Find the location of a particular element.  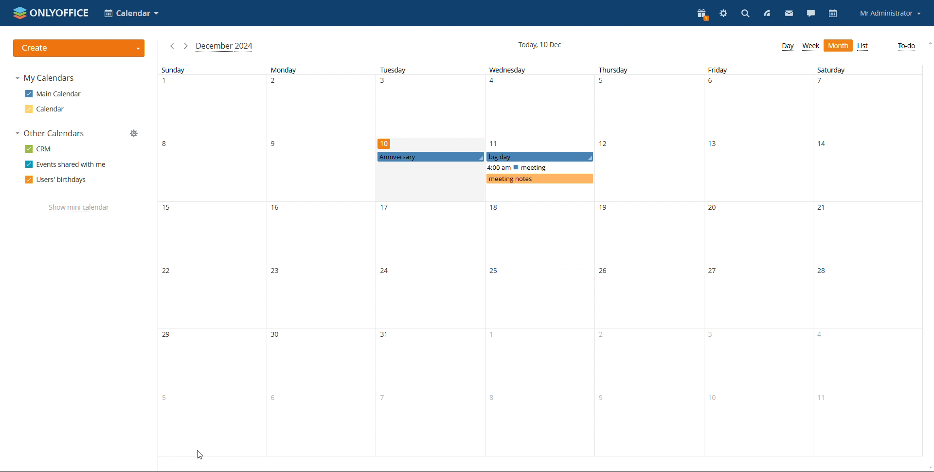

my calendars is located at coordinates (45, 79).